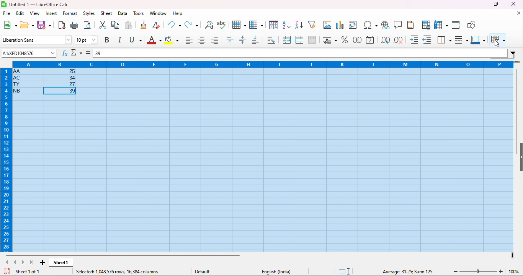 The width and height of the screenshot is (523, 276). Describe the element at coordinates (274, 25) in the screenshot. I see `sort` at that location.